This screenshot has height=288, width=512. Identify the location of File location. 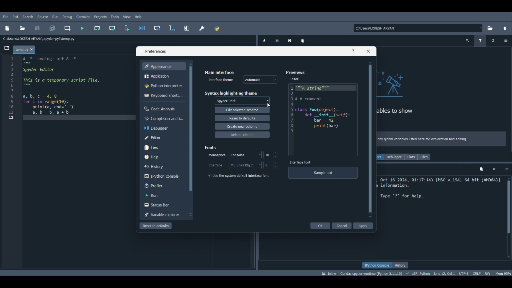
(417, 27).